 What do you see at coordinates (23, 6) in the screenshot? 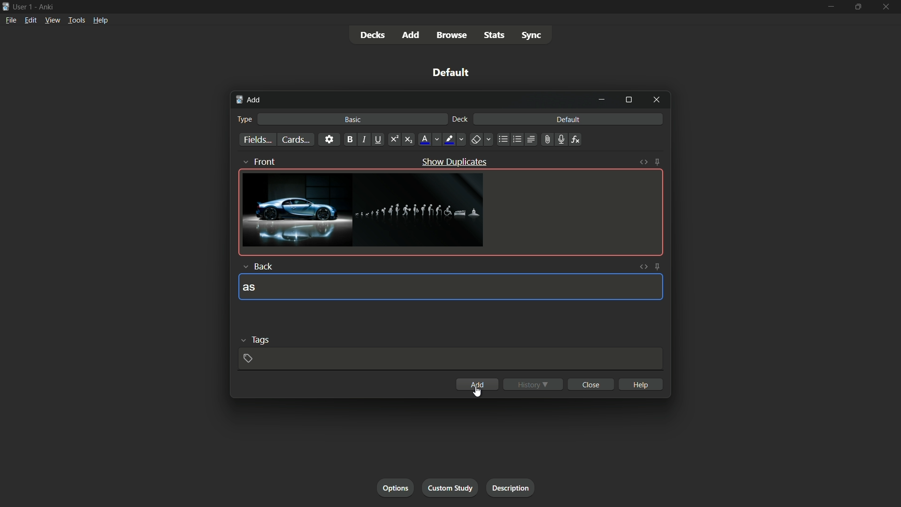
I see `user-1` at bounding box center [23, 6].